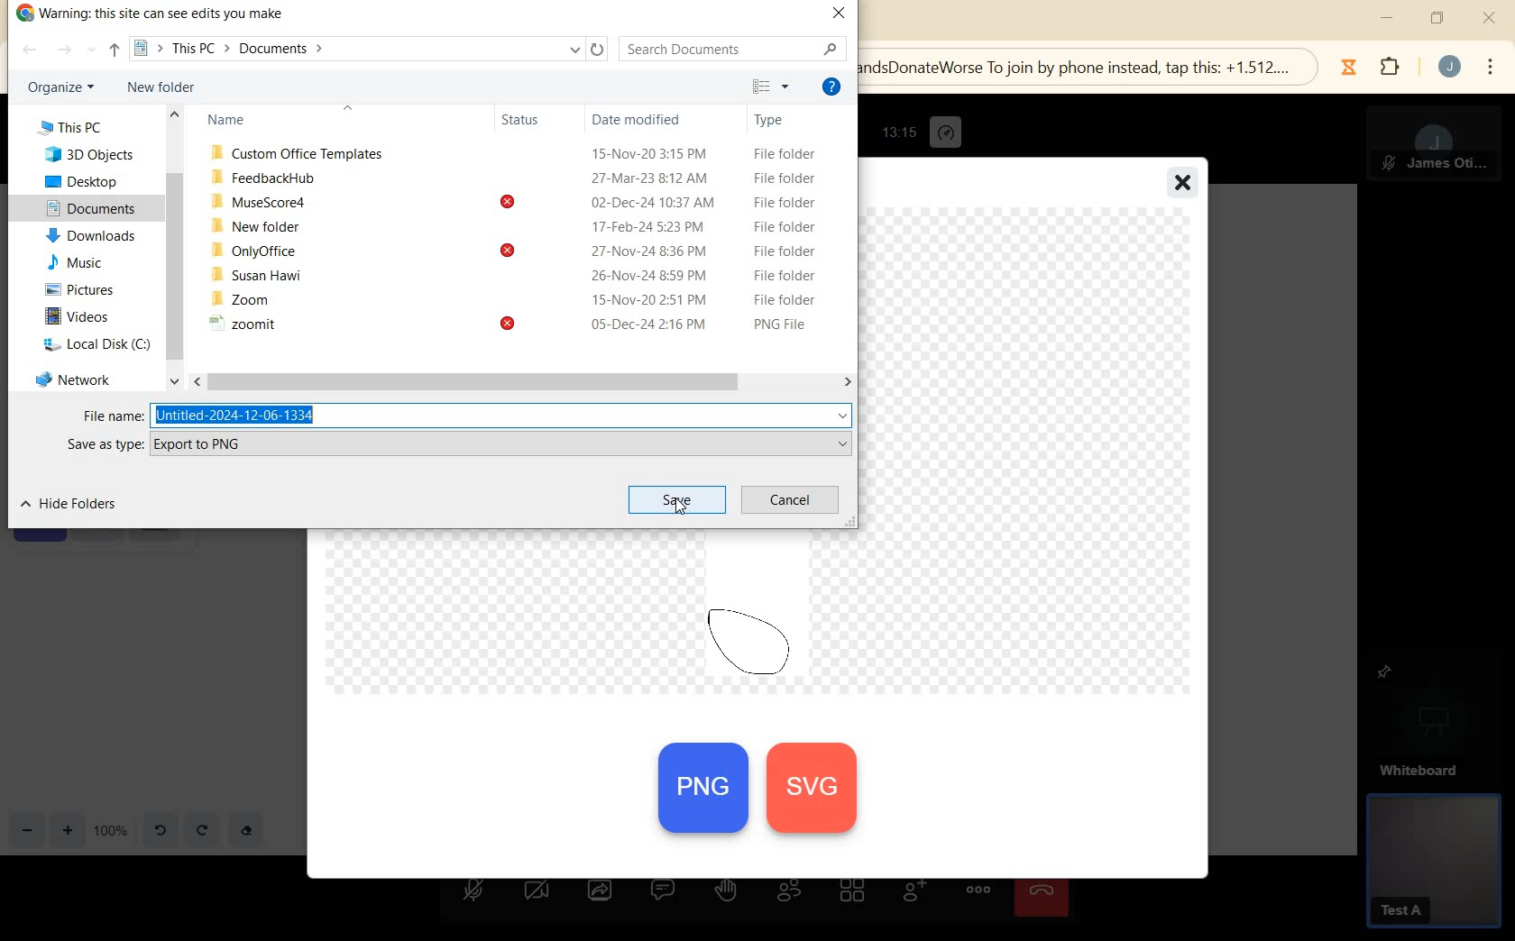 Image resolution: width=1515 pixels, height=941 pixels. What do you see at coordinates (794, 250) in the screenshot?
I see `File folder` at bounding box center [794, 250].